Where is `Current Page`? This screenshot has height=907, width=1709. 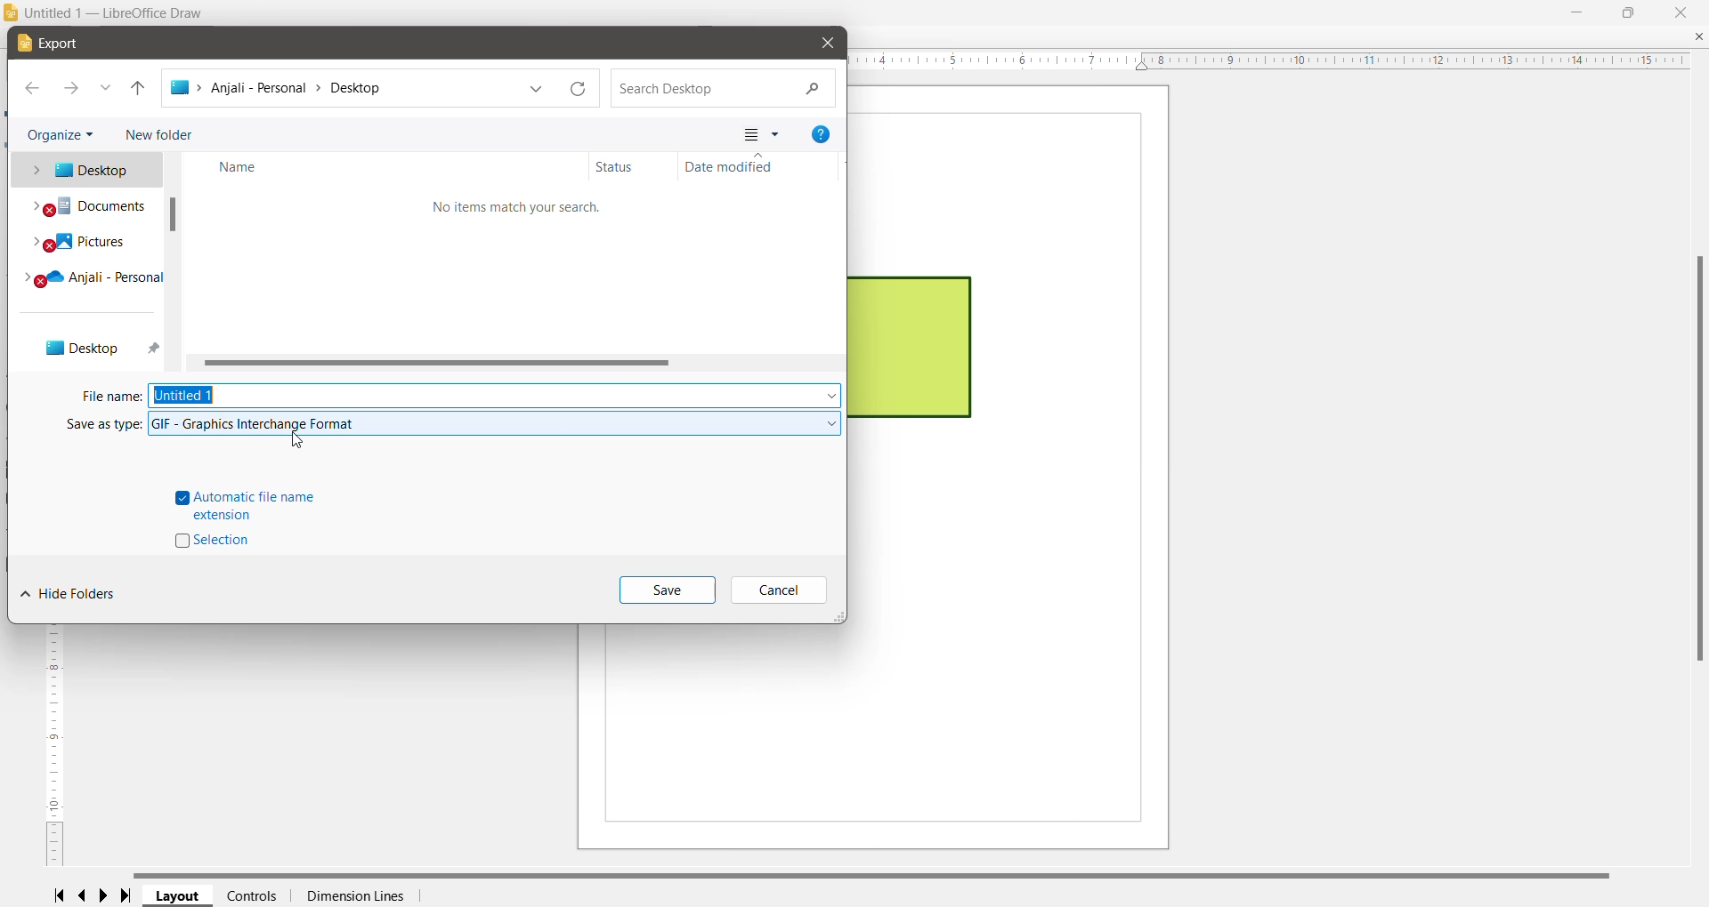
Current Page is located at coordinates (1017, 468).